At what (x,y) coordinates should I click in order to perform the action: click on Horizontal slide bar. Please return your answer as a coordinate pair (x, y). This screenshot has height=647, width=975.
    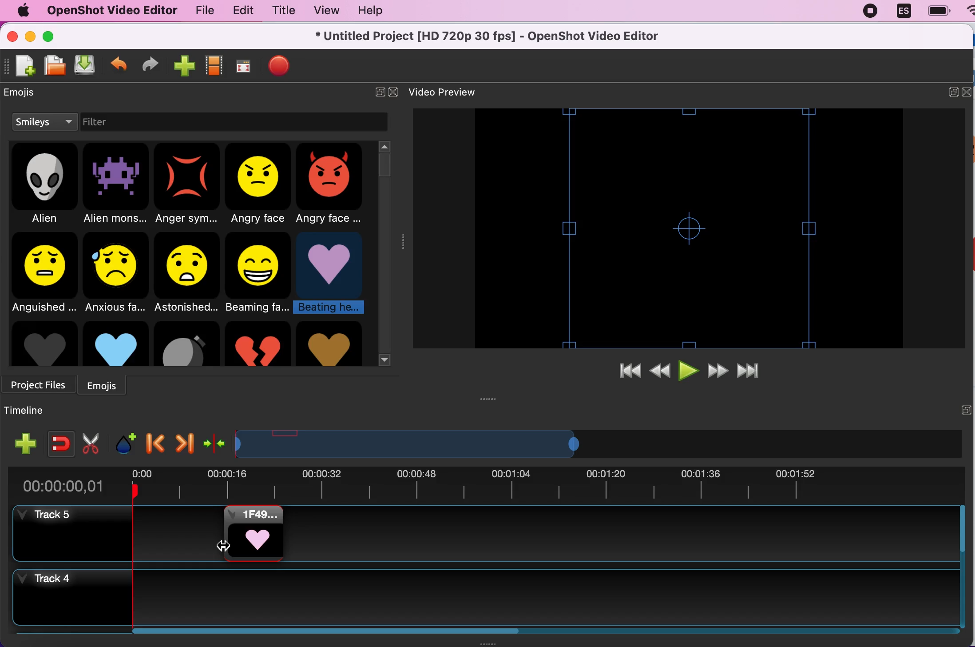
    Looking at the image, I should click on (535, 631).